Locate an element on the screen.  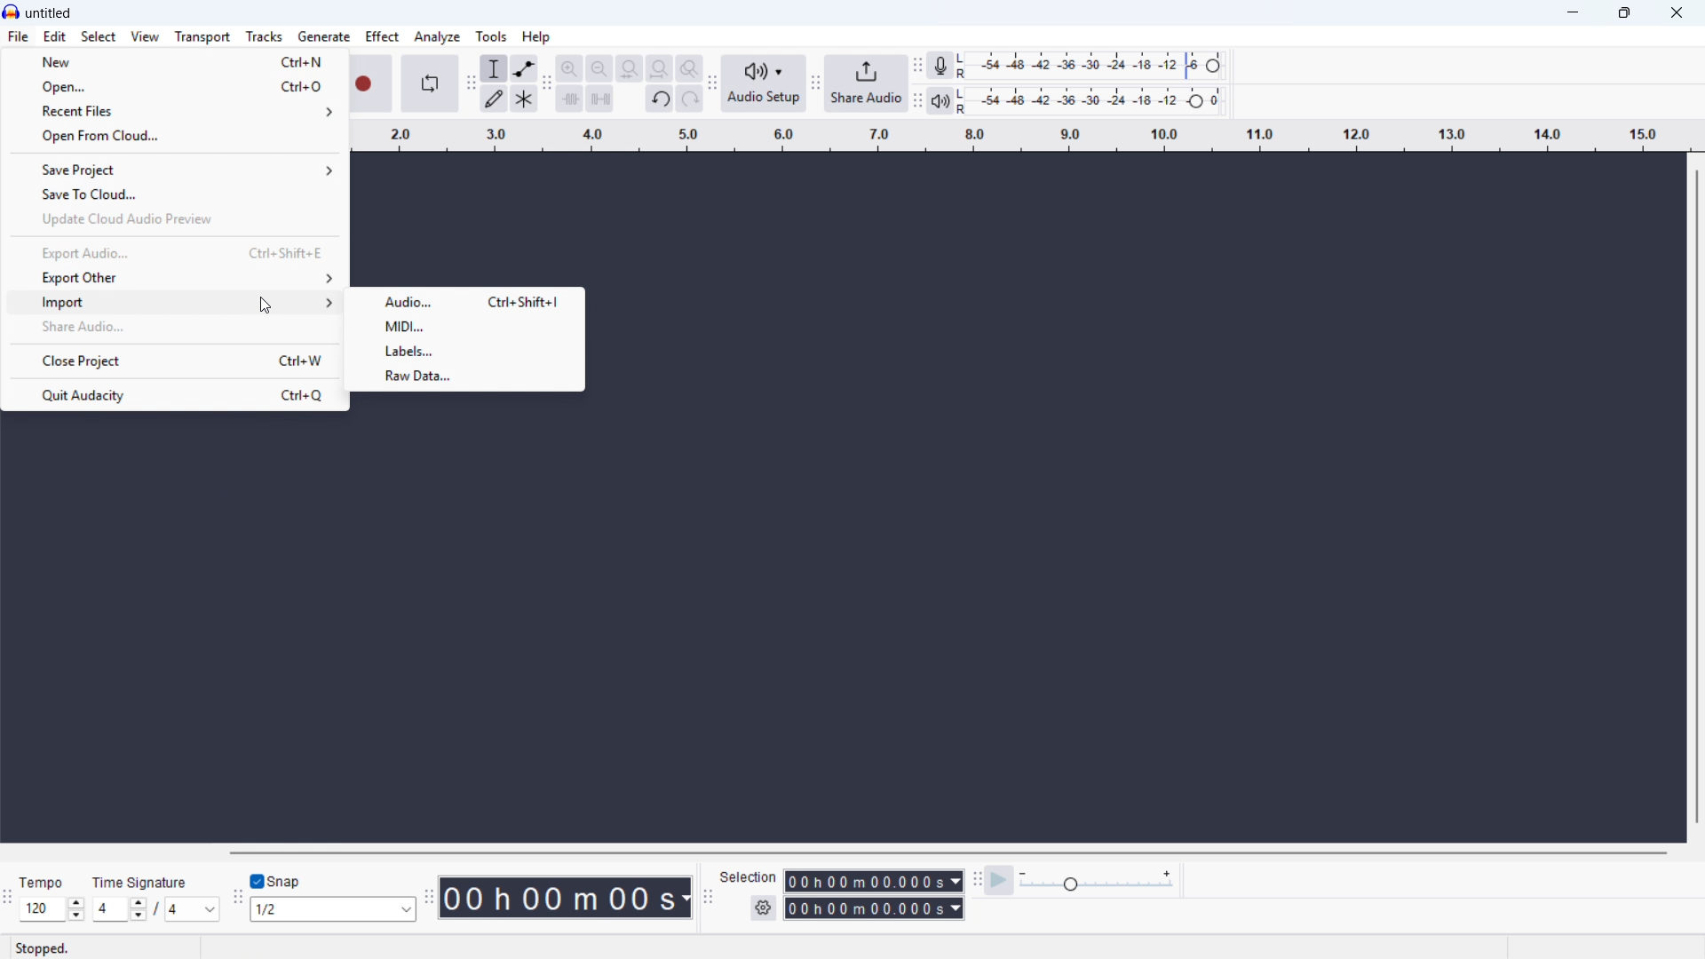
Zoom in  is located at coordinates (570, 67).